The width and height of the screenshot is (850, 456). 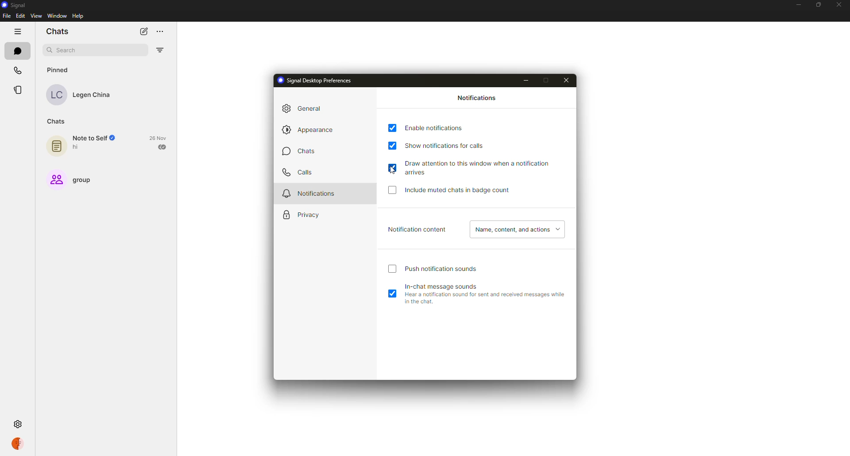 What do you see at coordinates (305, 108) in the screenshot?
I see `general` at bounding box center [305, 108].